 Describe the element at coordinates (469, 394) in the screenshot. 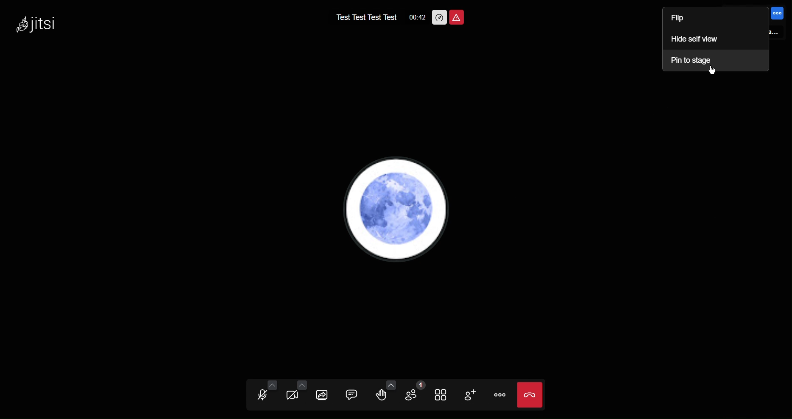

I see `Add Participant` at that location.